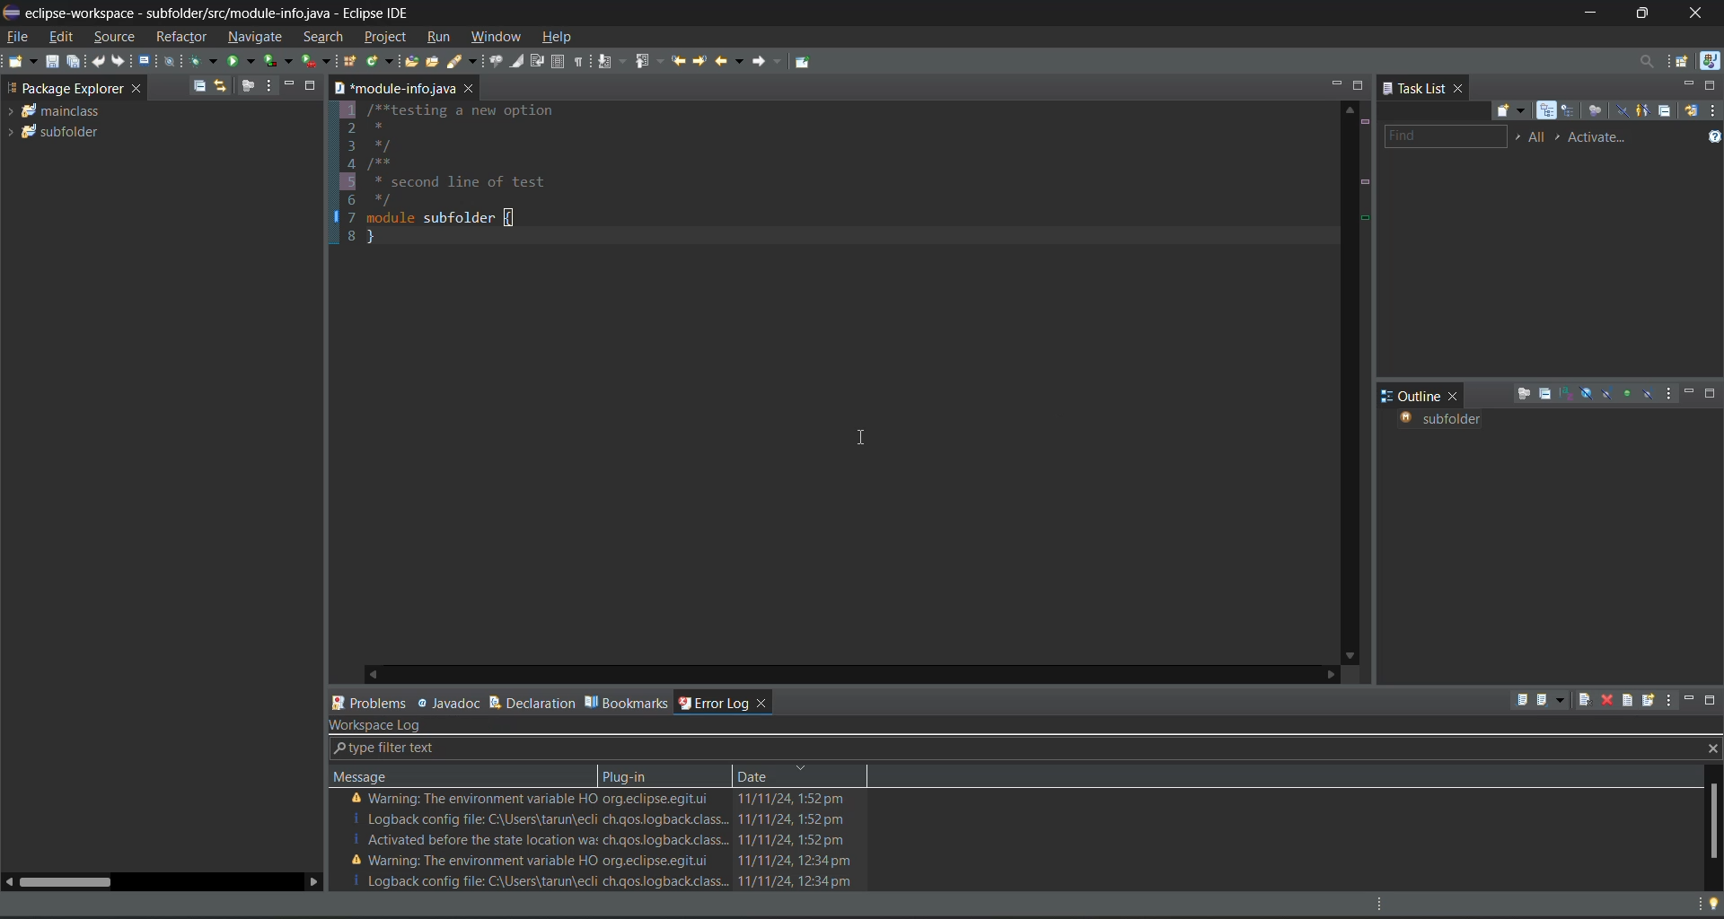  I want to click on hide fields, so click(1588, 395).